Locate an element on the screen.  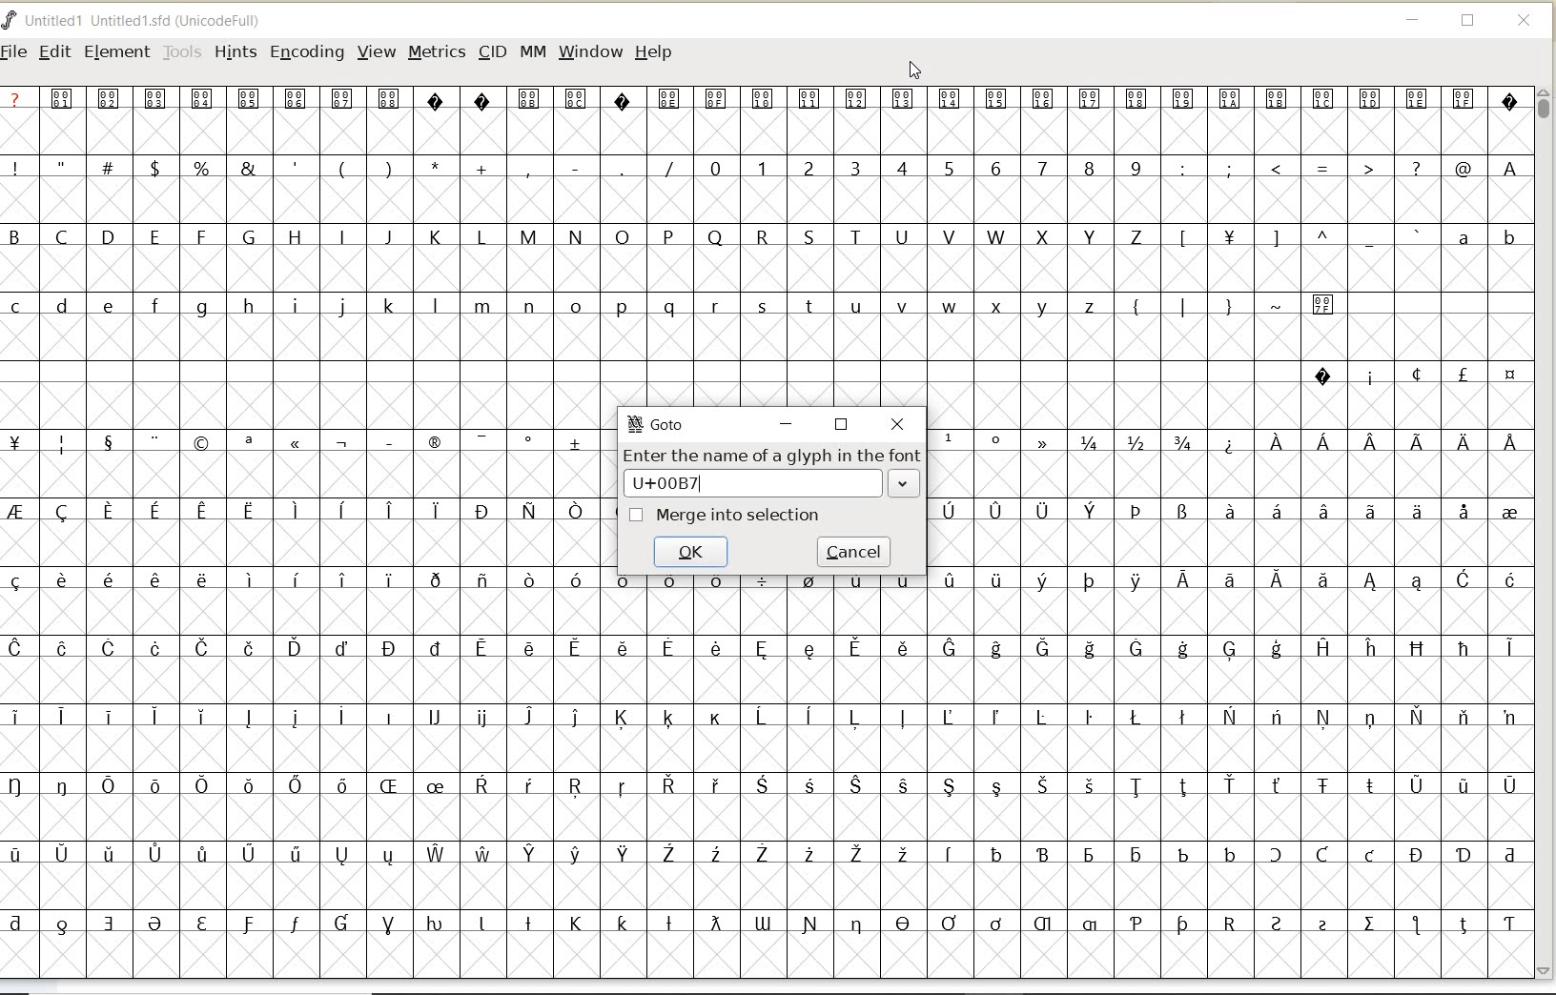
CURSOR is located at coordinates (916, 71).